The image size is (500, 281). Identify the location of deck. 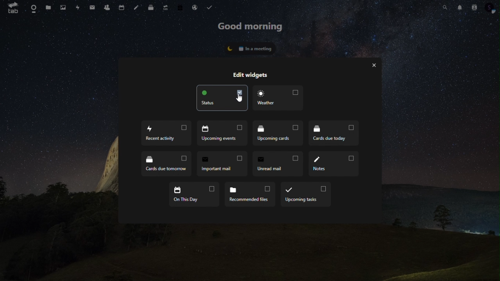
(150, 7).